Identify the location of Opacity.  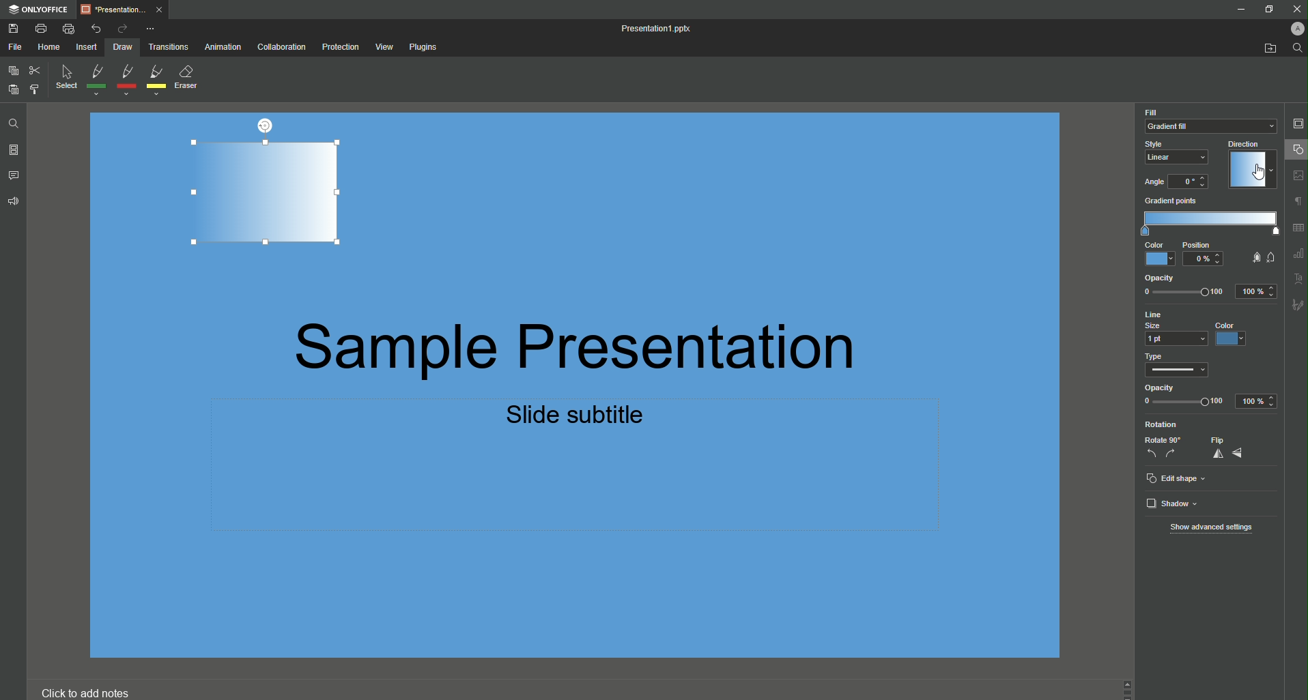
(1207, 284).